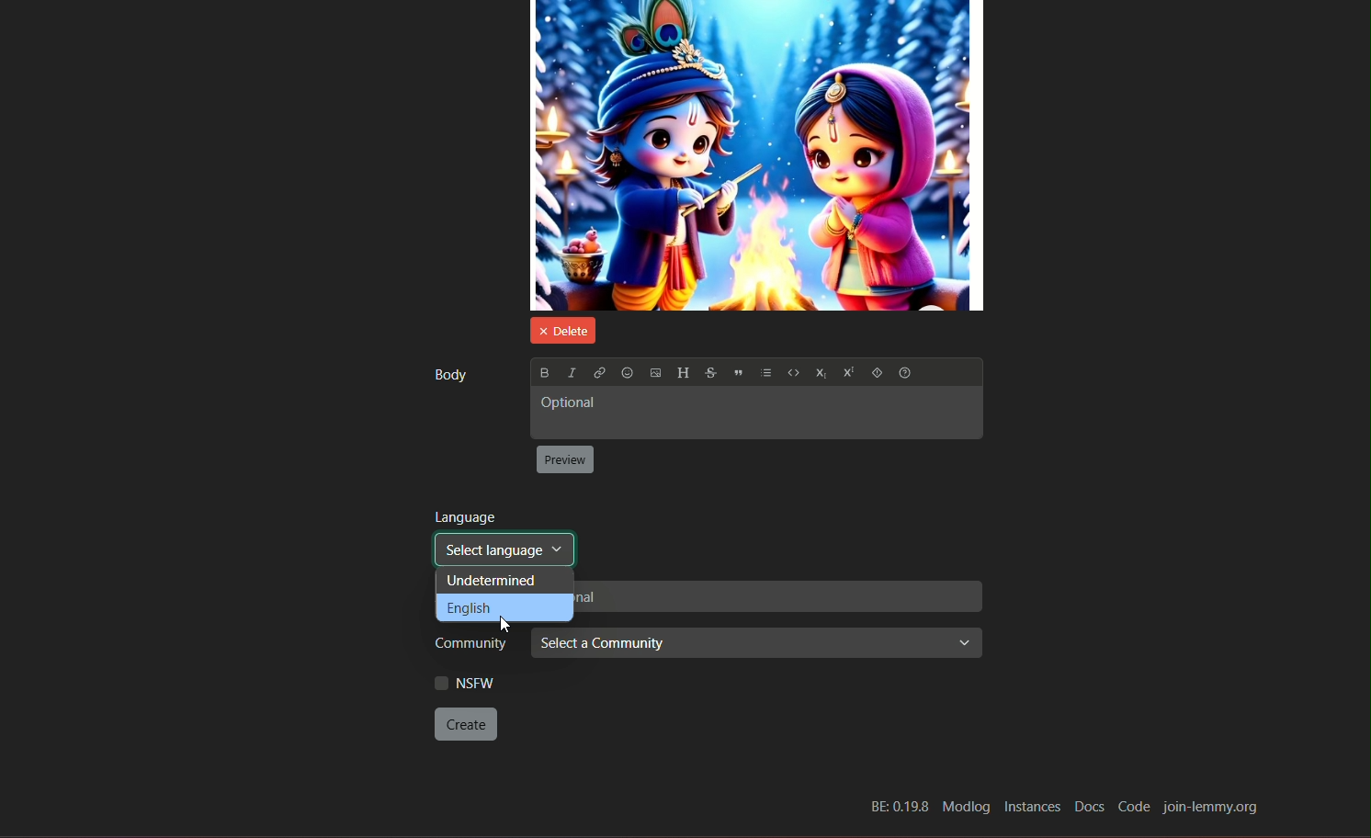 This screenshot has width=1371, height=838. What do you see at coordinates (683, 373) in the screenshot?
I see `header` at bounding box center [683, 373].